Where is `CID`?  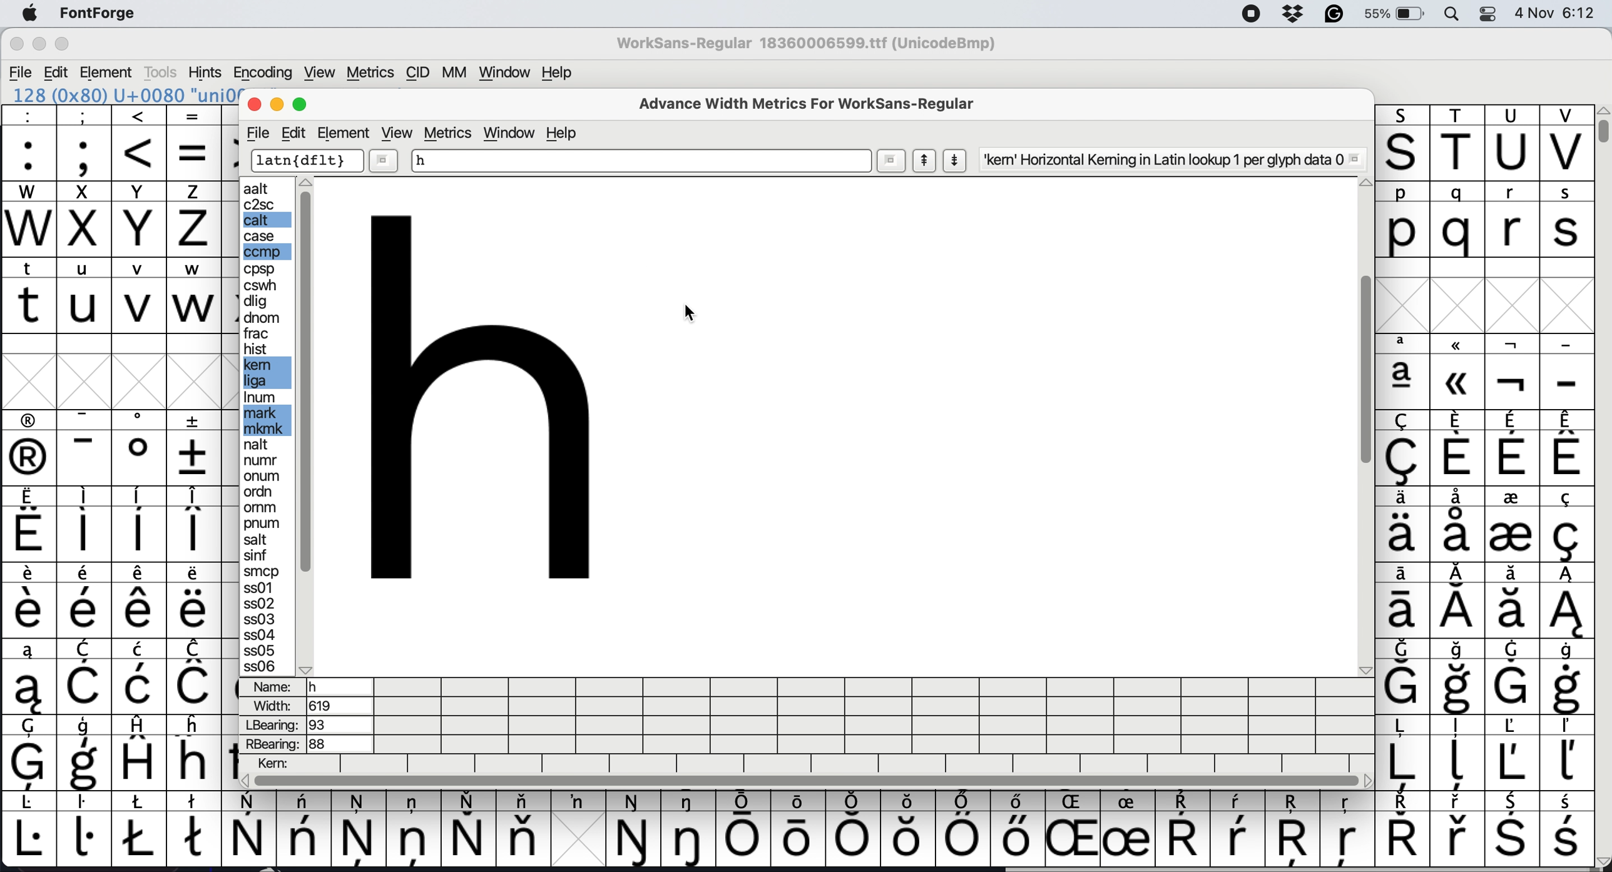 CID is located at coordinates (419, 73).